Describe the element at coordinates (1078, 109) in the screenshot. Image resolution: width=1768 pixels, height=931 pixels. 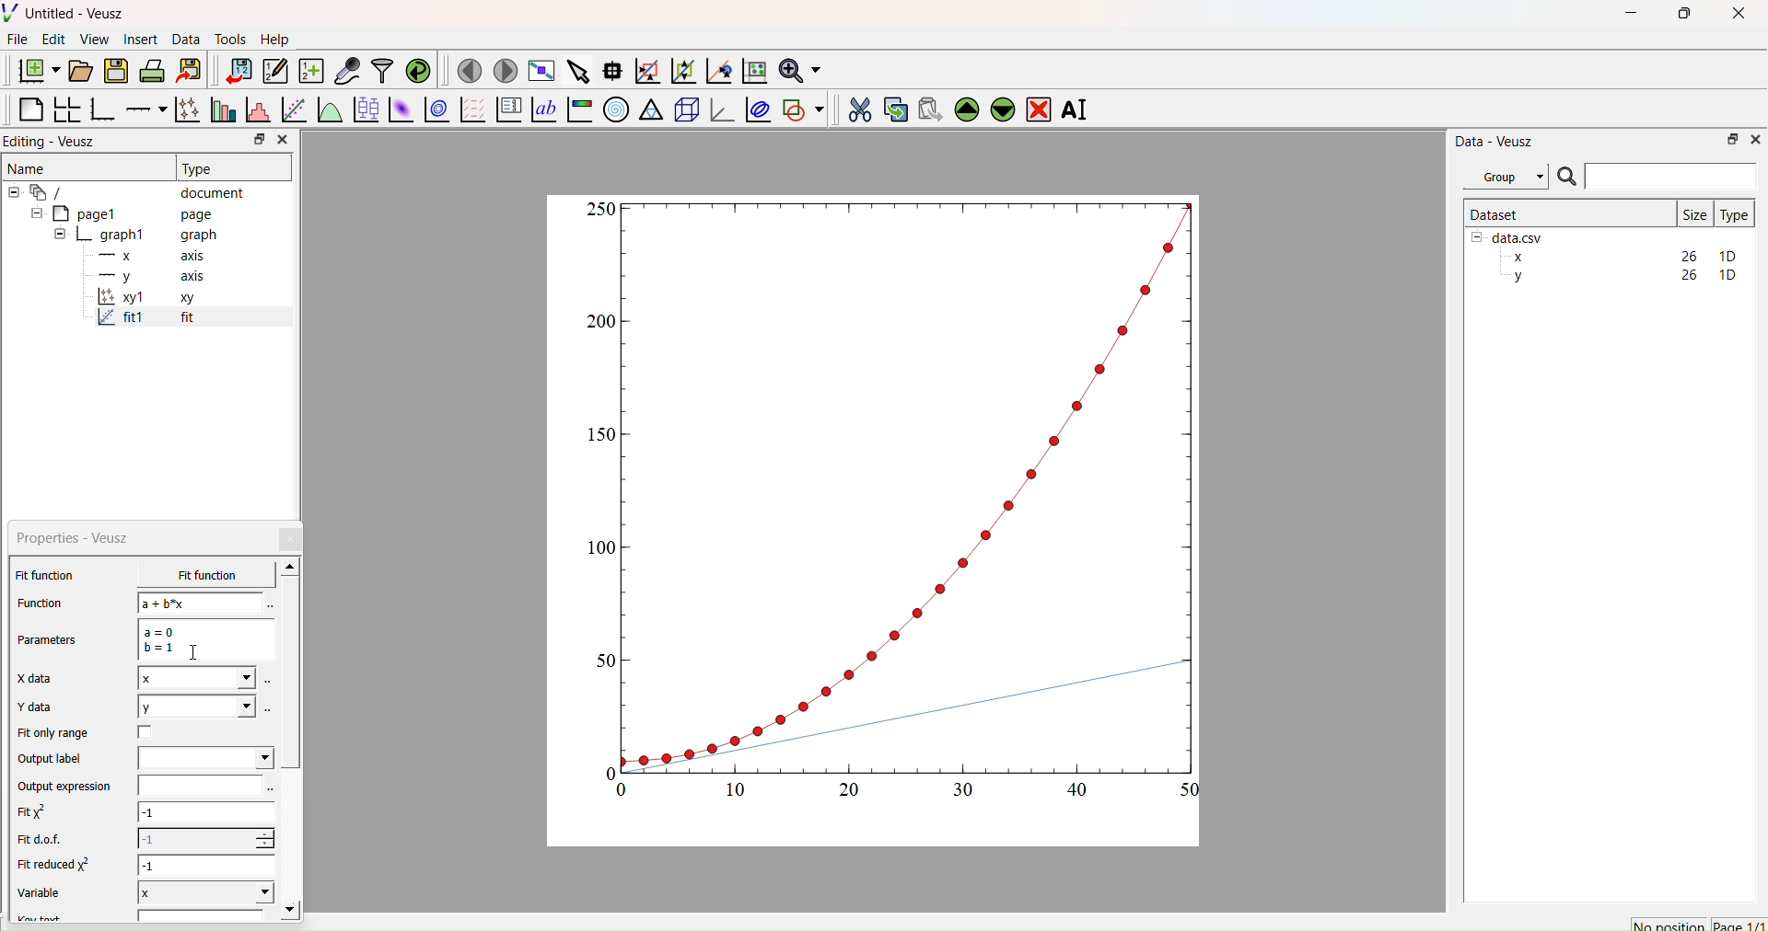
I see `Rename` at that location.